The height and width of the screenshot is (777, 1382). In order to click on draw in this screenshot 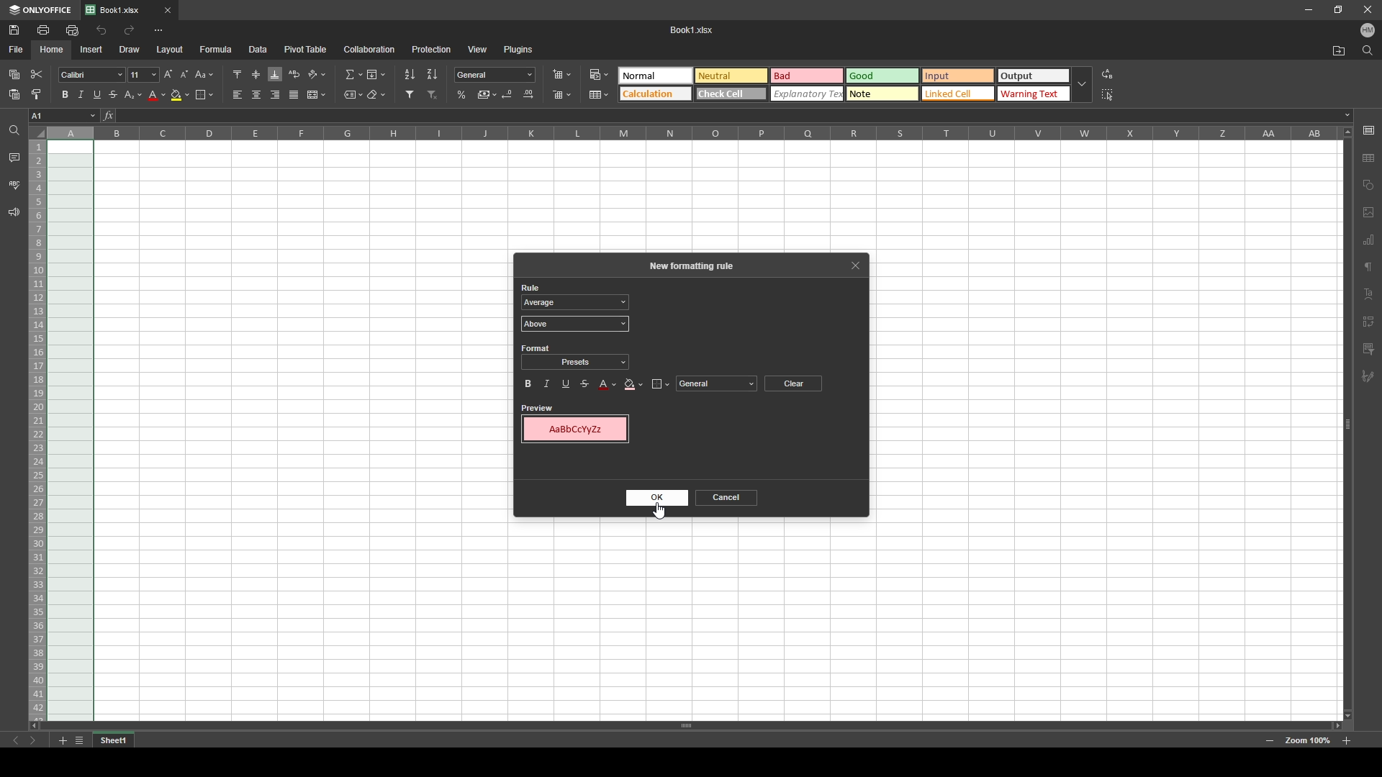, I will do `click(129, 49)`.